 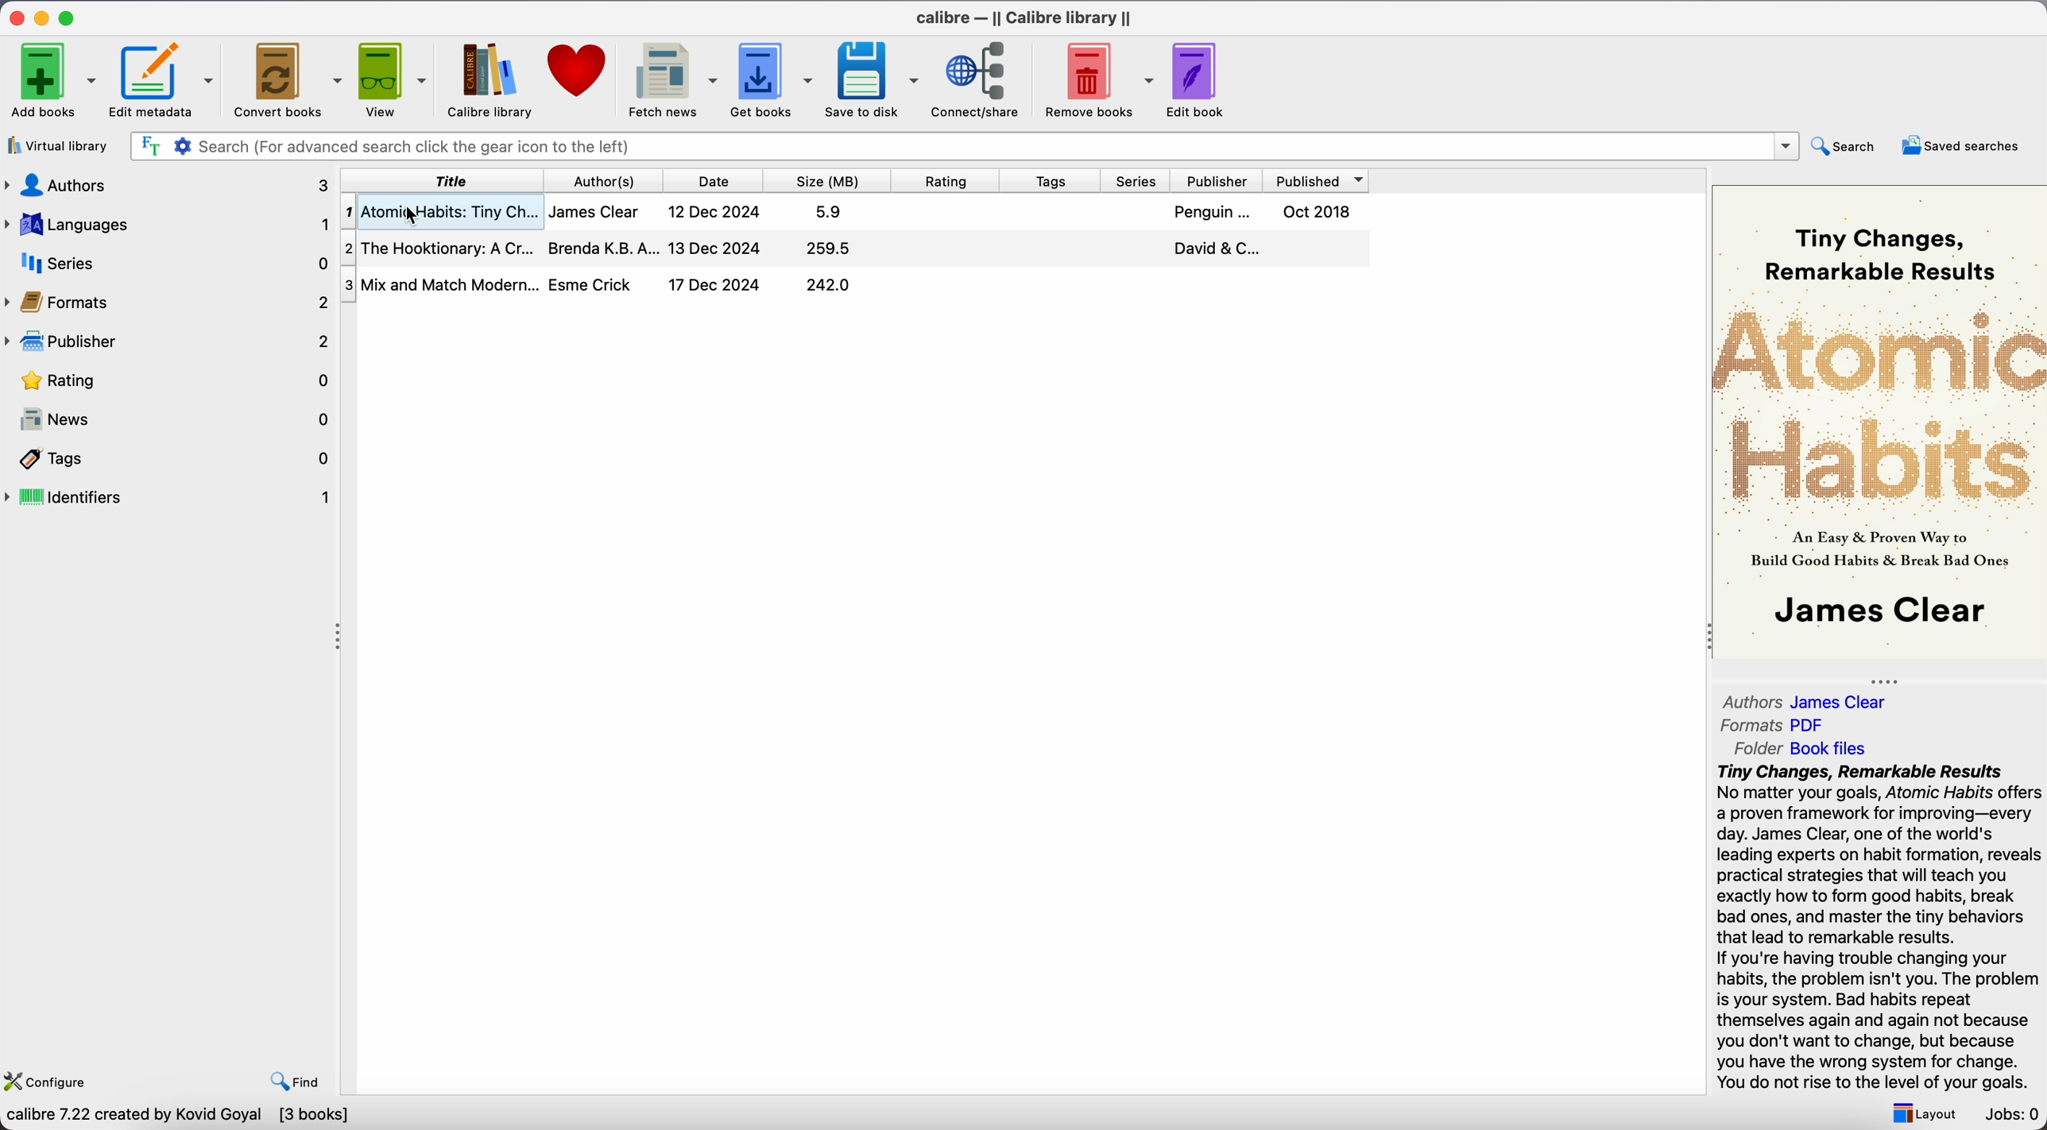 I want to click on edit book, so click(x=1198, y=79).